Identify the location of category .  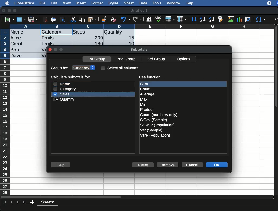
(65, 89).